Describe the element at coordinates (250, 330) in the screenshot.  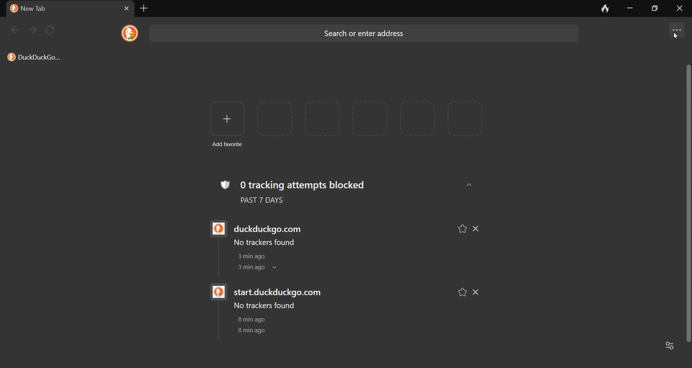
I see `8 min ago` at that location.